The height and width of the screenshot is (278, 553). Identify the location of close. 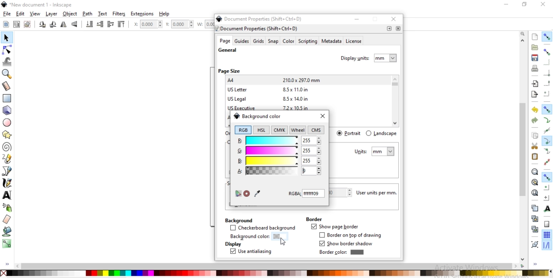
(543, 4).